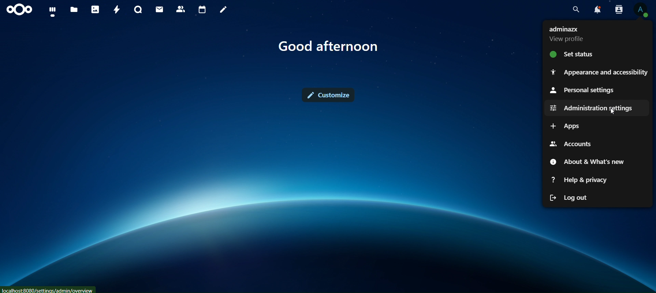 This screenshot has width=656, height=293. What do you see at coordinates (579, 54) in the screenshot?
I see `set status` at bounding box center [579, 54].